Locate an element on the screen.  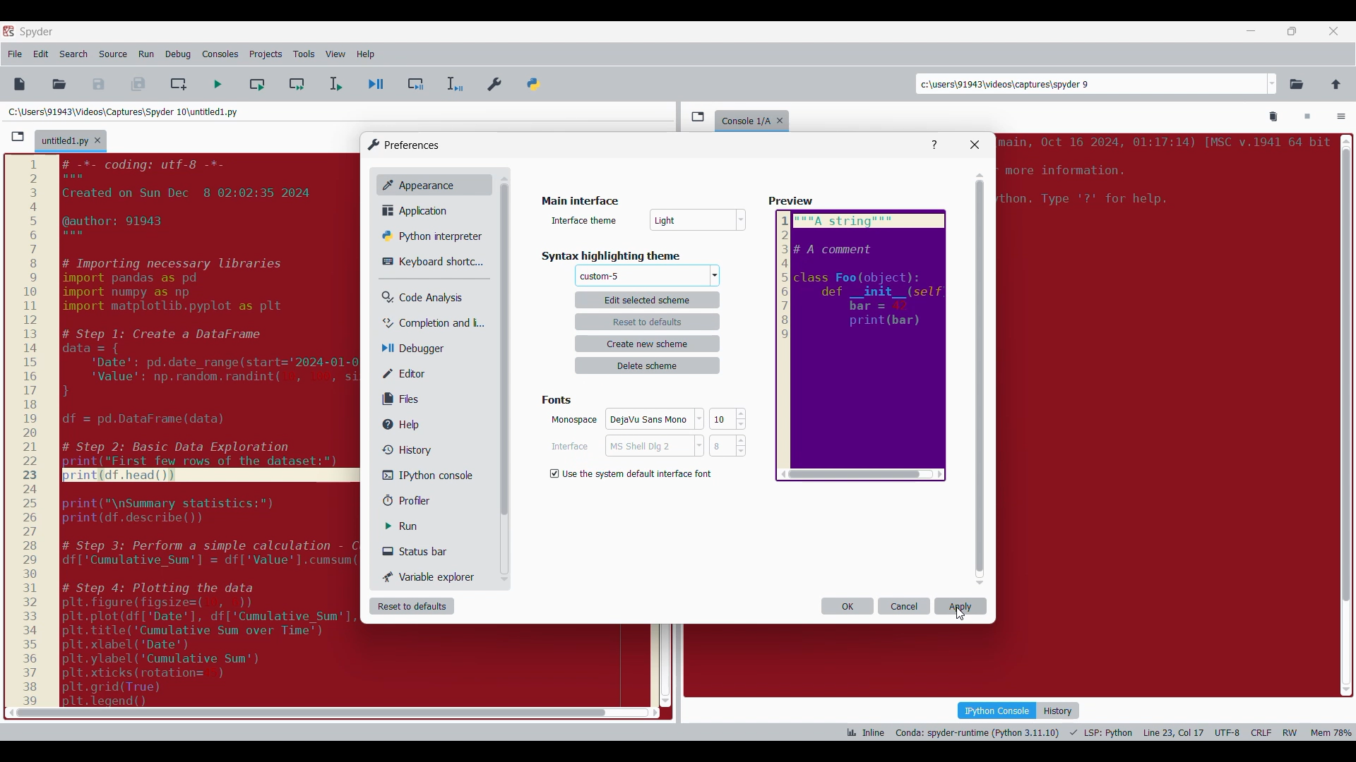
Code analysis is located at coordinates (422, 298).